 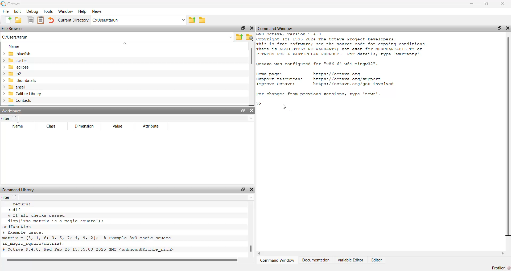 I want to click on Profiler, so click(x=500, y=268).